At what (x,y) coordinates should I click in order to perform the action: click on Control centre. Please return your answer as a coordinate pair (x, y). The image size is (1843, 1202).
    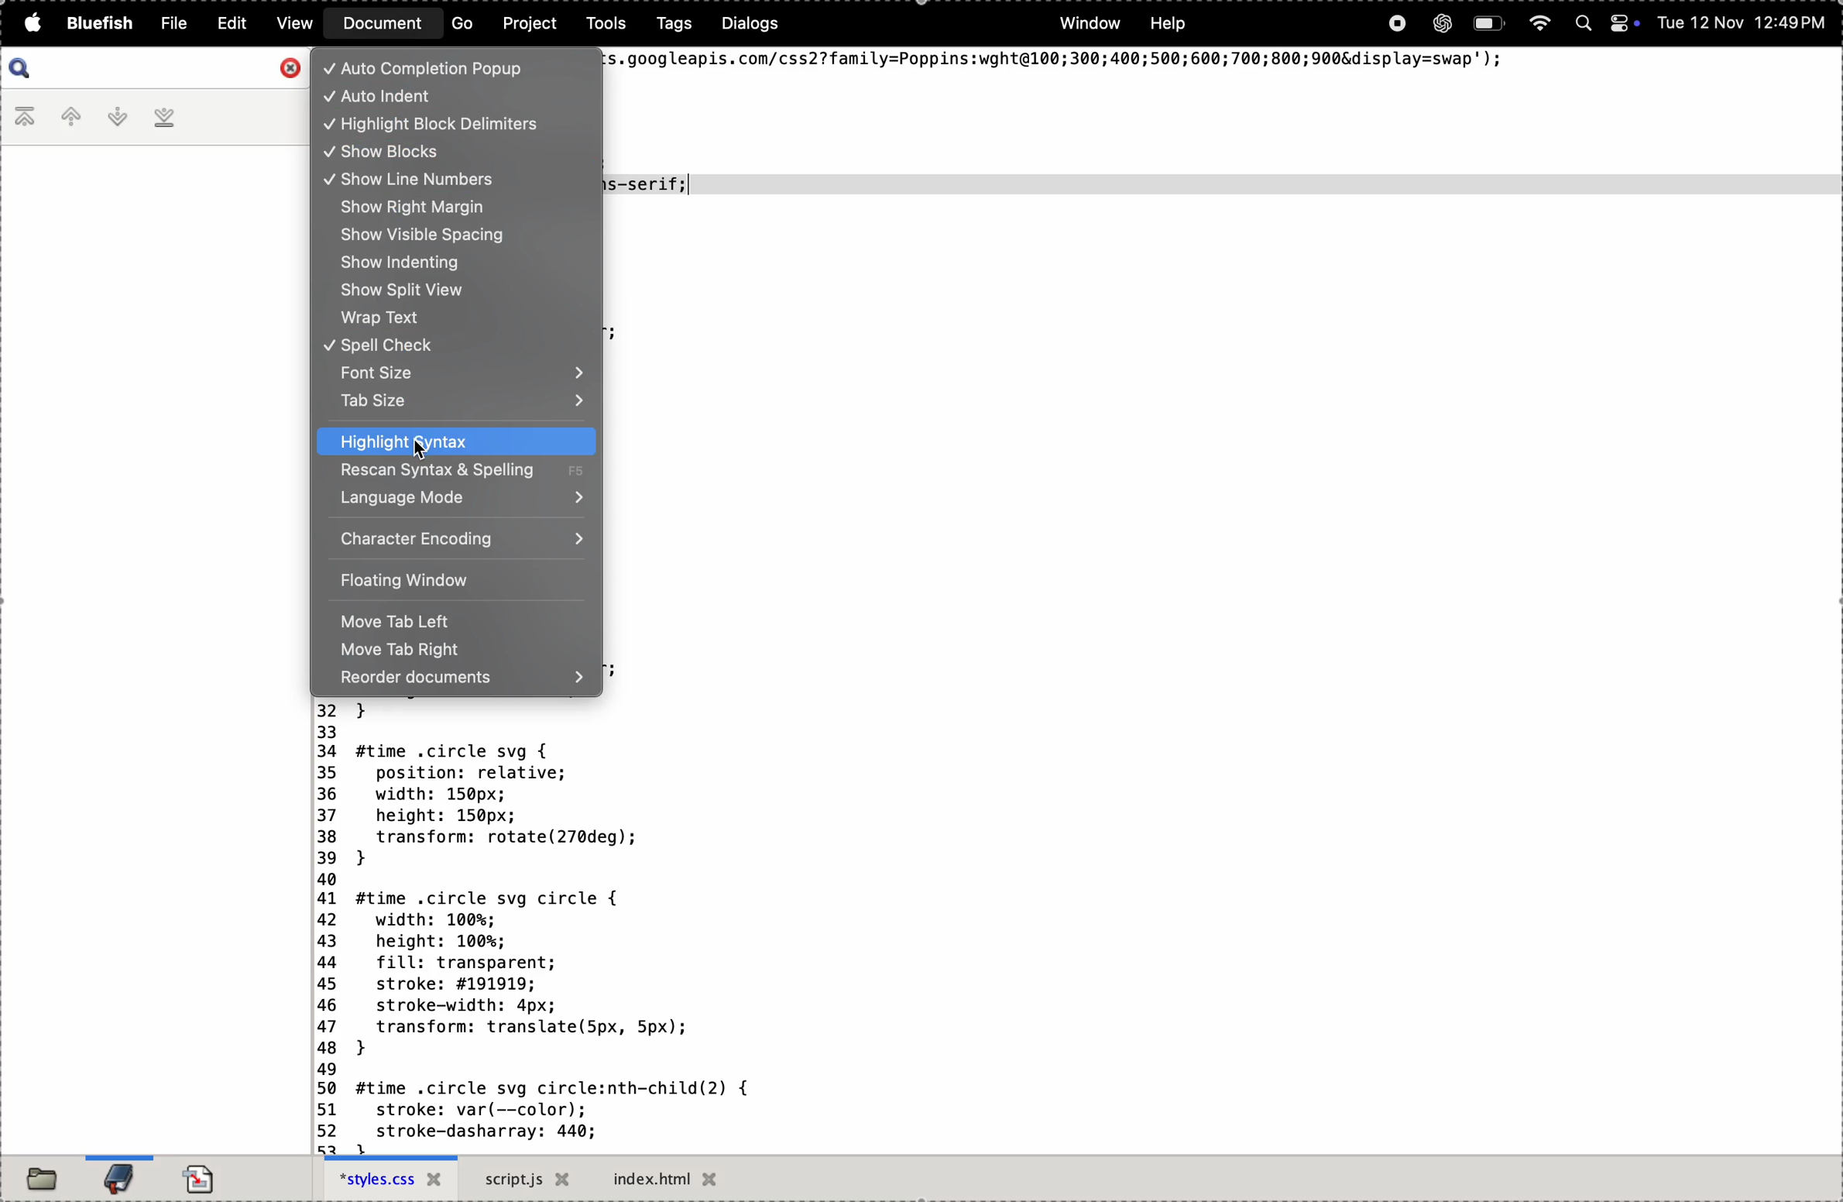
    Looking at the image, I should click on (1621, 24).